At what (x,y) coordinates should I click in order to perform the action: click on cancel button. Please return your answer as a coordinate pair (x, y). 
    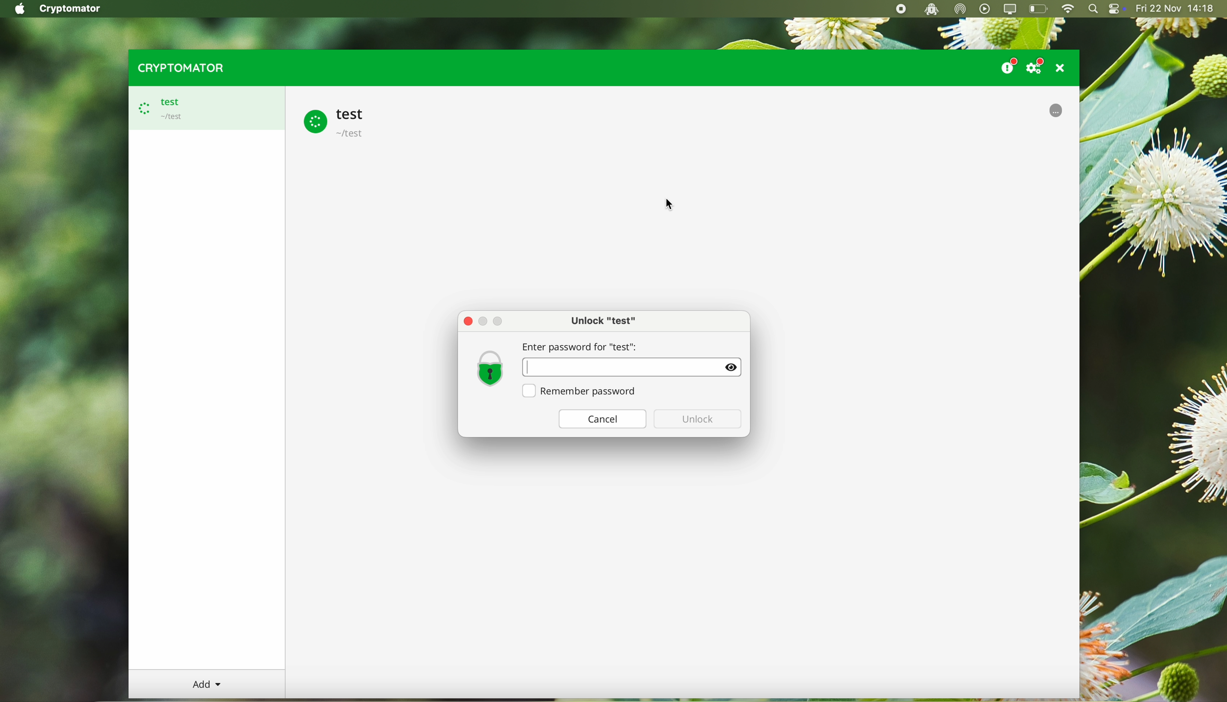
    Looking at the image, I should click on (602, 418).